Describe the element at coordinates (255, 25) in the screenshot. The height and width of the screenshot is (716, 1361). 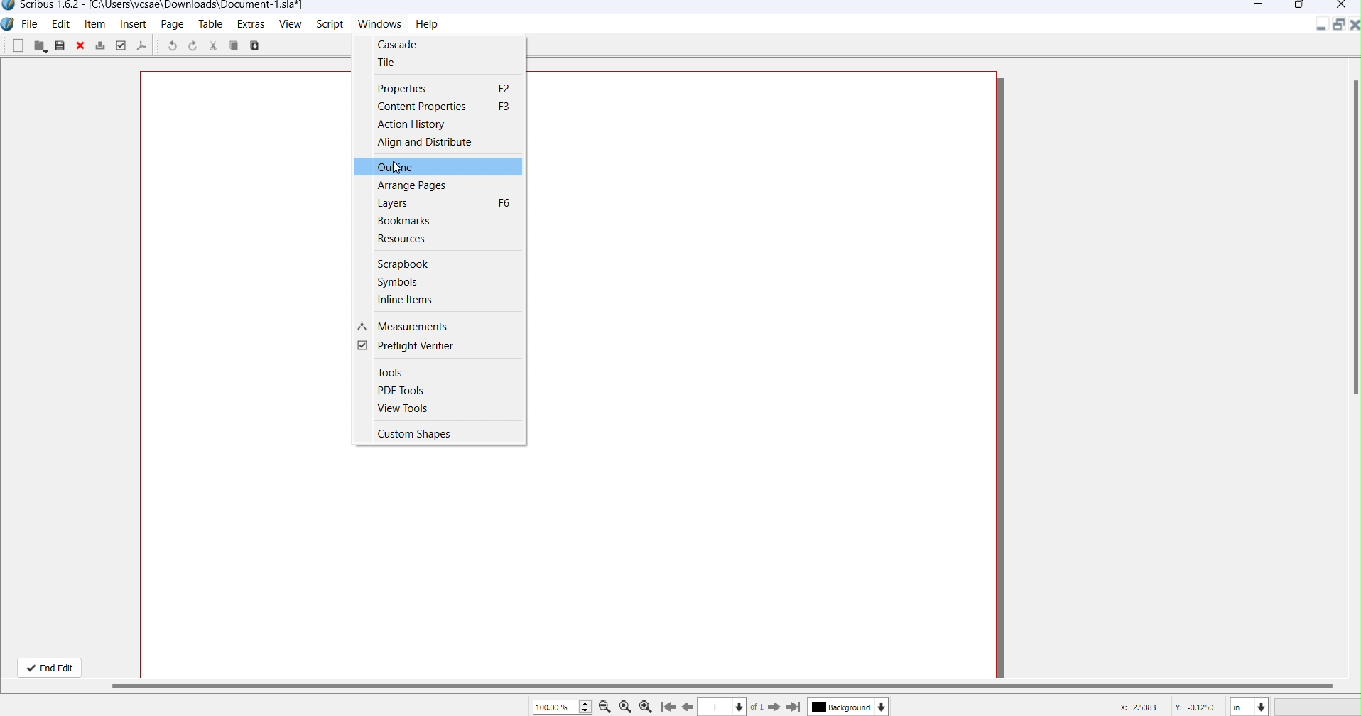
I see `` at that location.